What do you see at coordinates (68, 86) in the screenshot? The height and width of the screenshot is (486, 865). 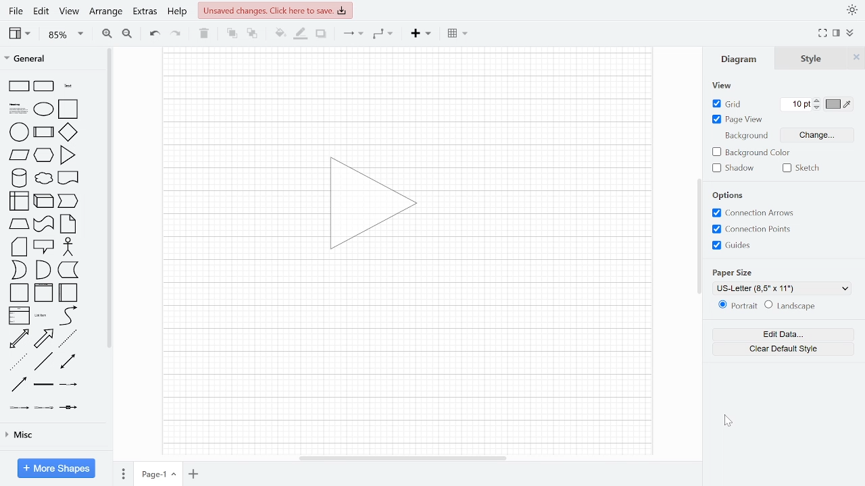 I see `Text` at bounding box center [68, 86].